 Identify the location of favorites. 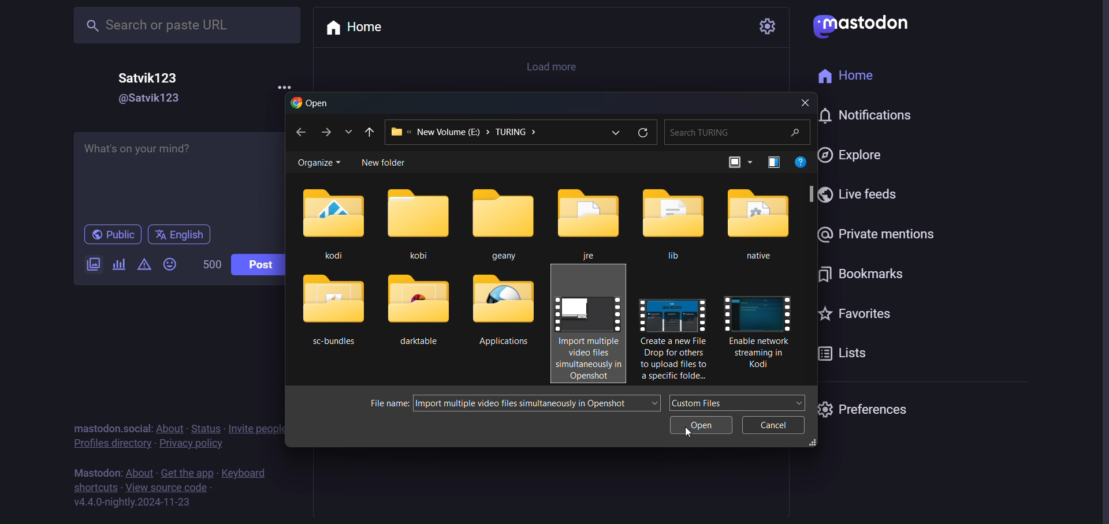
(851, 313).